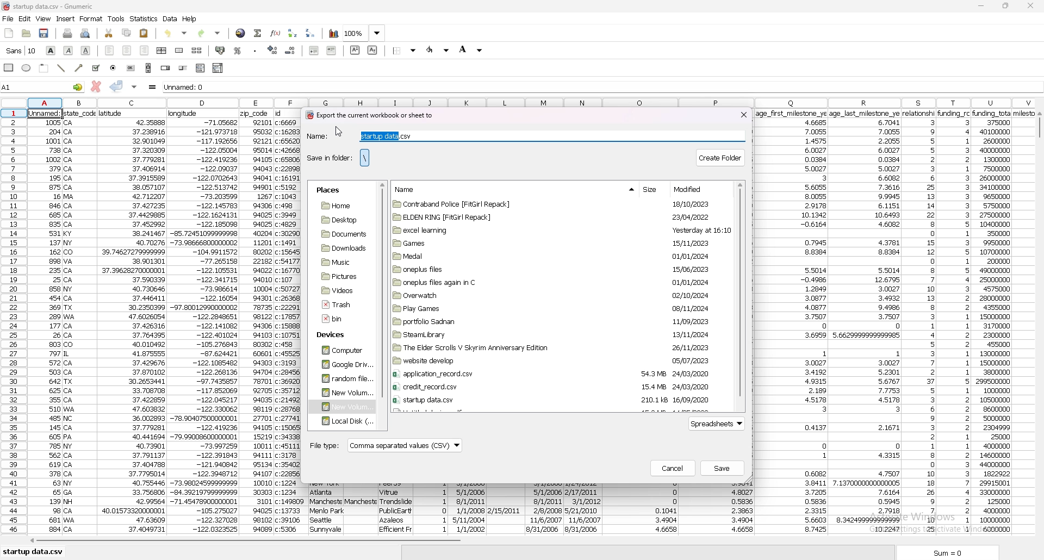 This screenshot has width=1044, height=560. What do you see at coordinates (220, 49) in the screenshot?
I see `accounting` at bounding box center [220, 49].